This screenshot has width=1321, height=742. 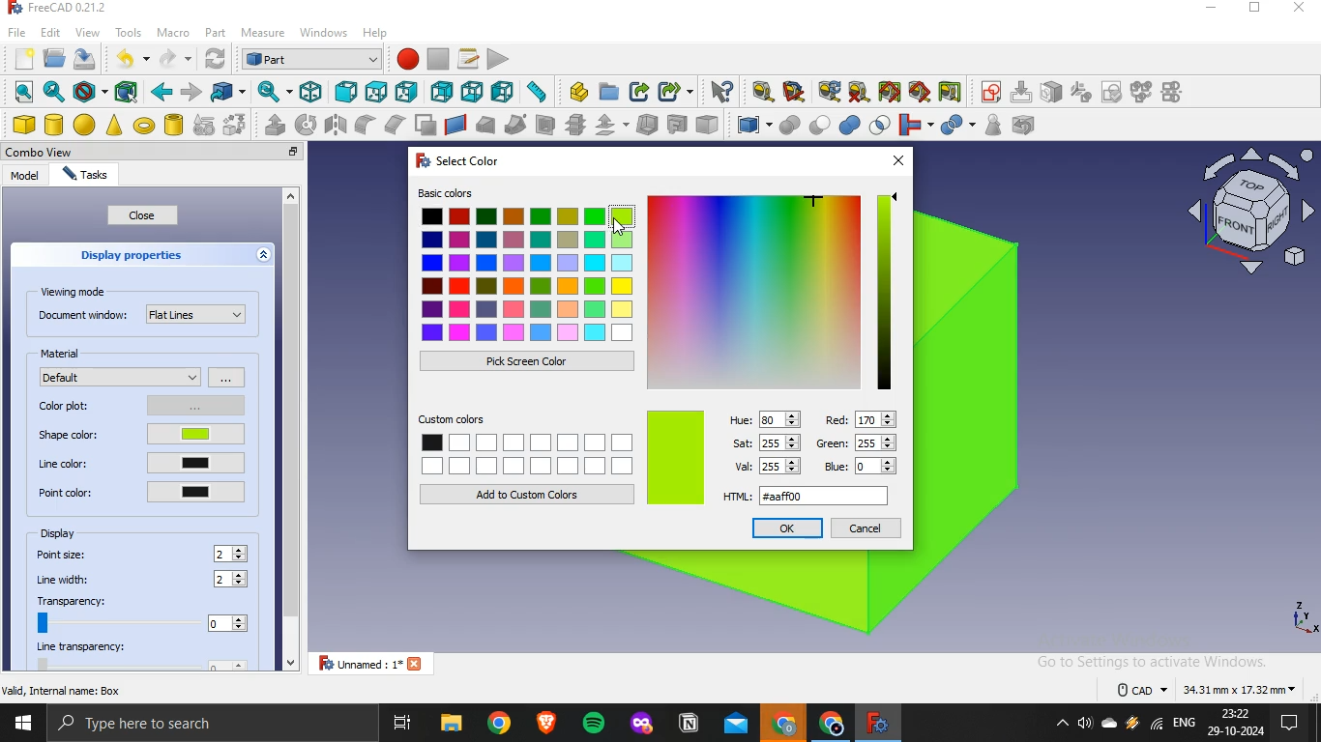 I want to click on add to custom colors, so click(x=528, y=494).